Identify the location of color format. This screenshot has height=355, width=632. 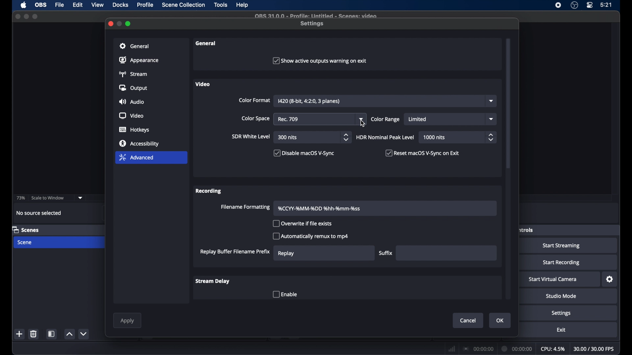
(308, 101).